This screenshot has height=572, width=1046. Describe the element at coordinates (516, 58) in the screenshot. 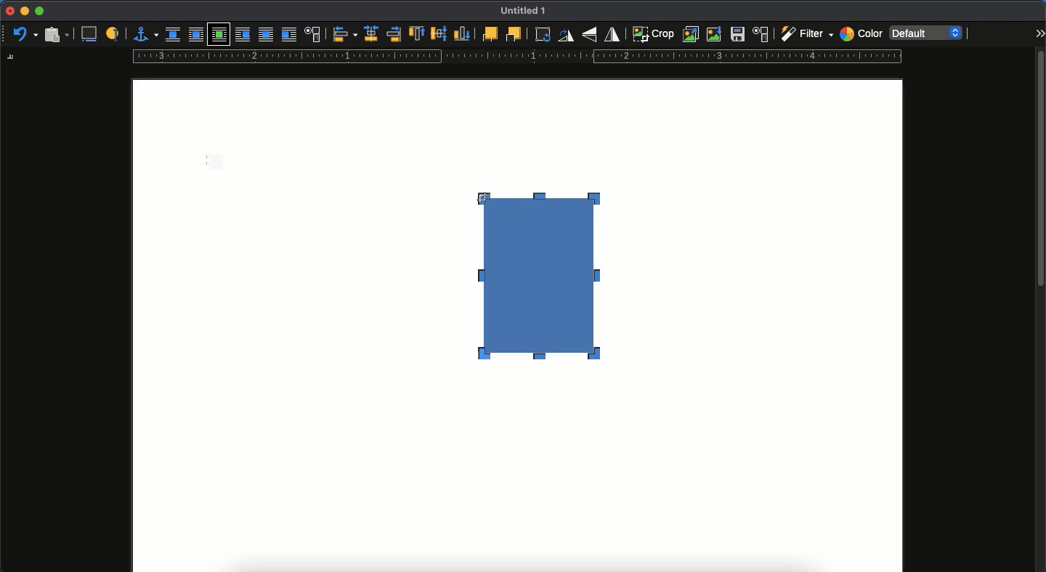

I see `guide` at that location.